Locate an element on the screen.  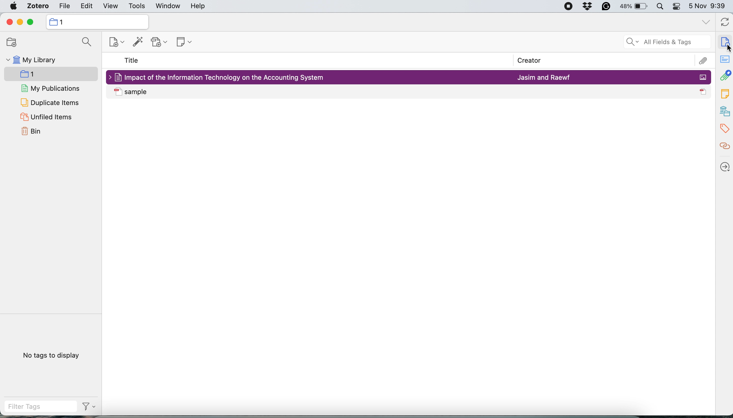
input filter tags is located at coordinates (42, 407).